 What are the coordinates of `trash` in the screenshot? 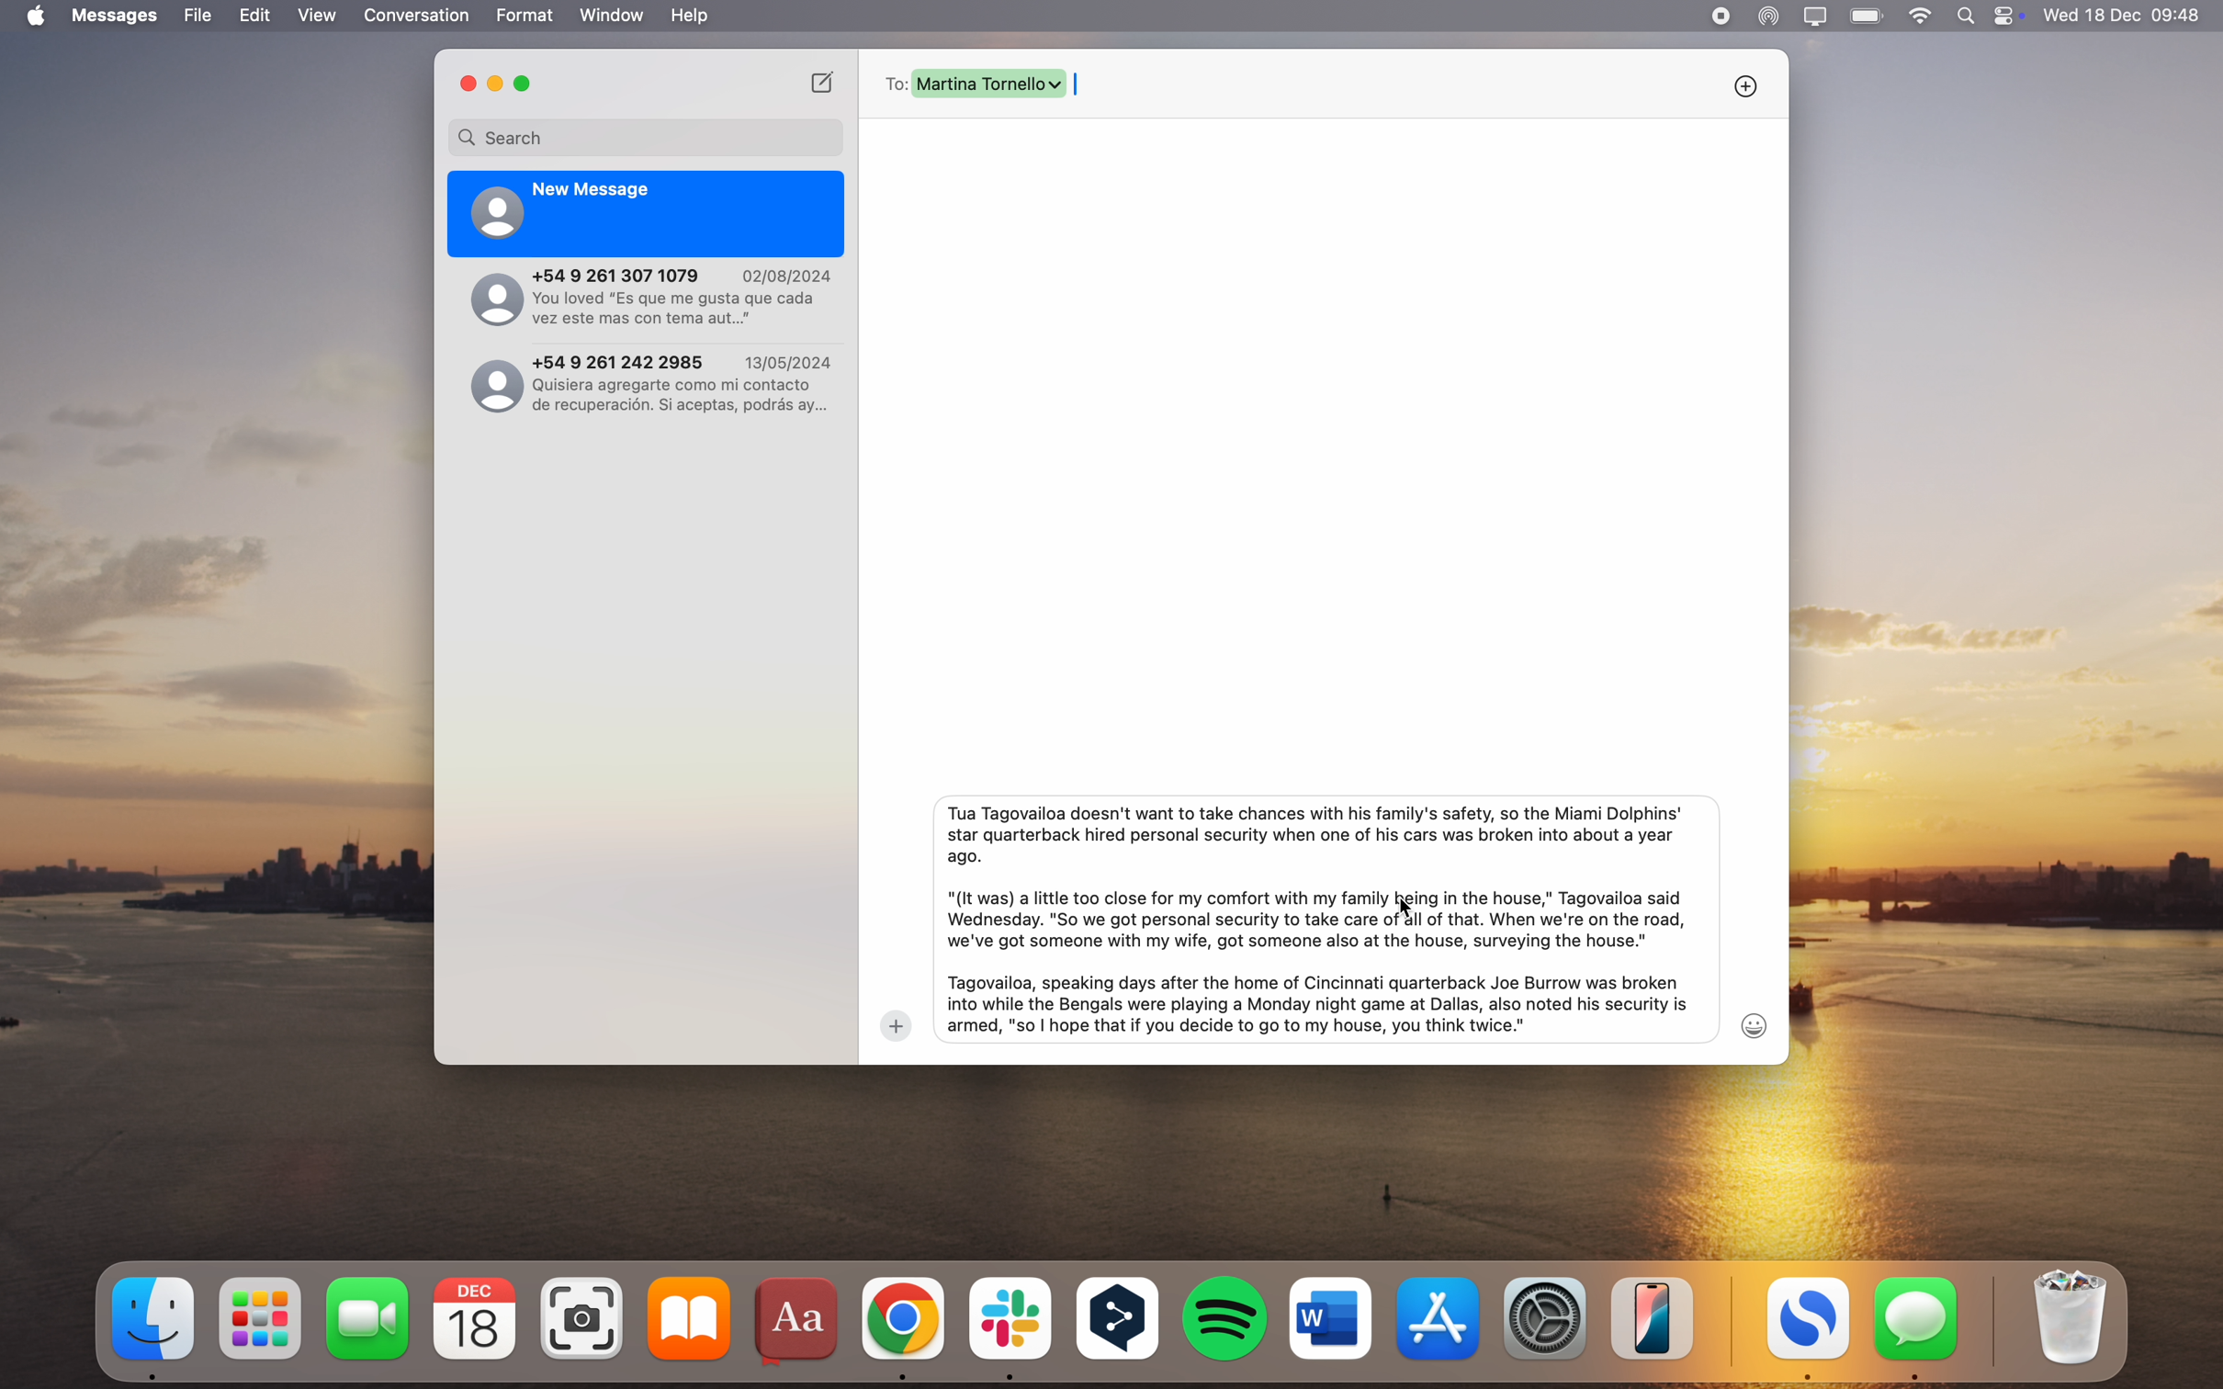 It's located at (2066, 1318).